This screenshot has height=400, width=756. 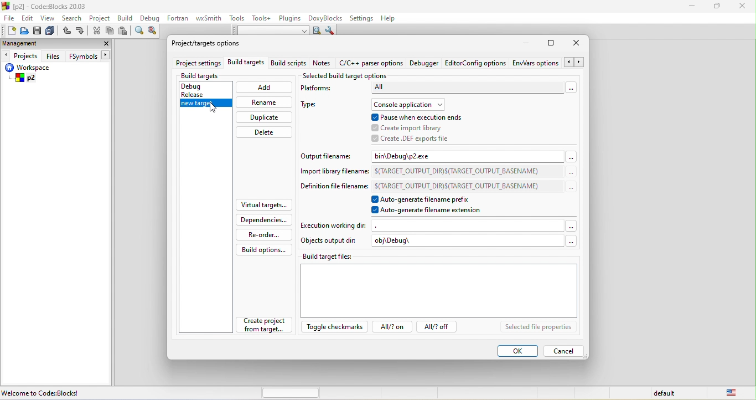 What do you see at coordinates (38, 30) in the screenshot?
I see `save` at bounding box center [38, 30].